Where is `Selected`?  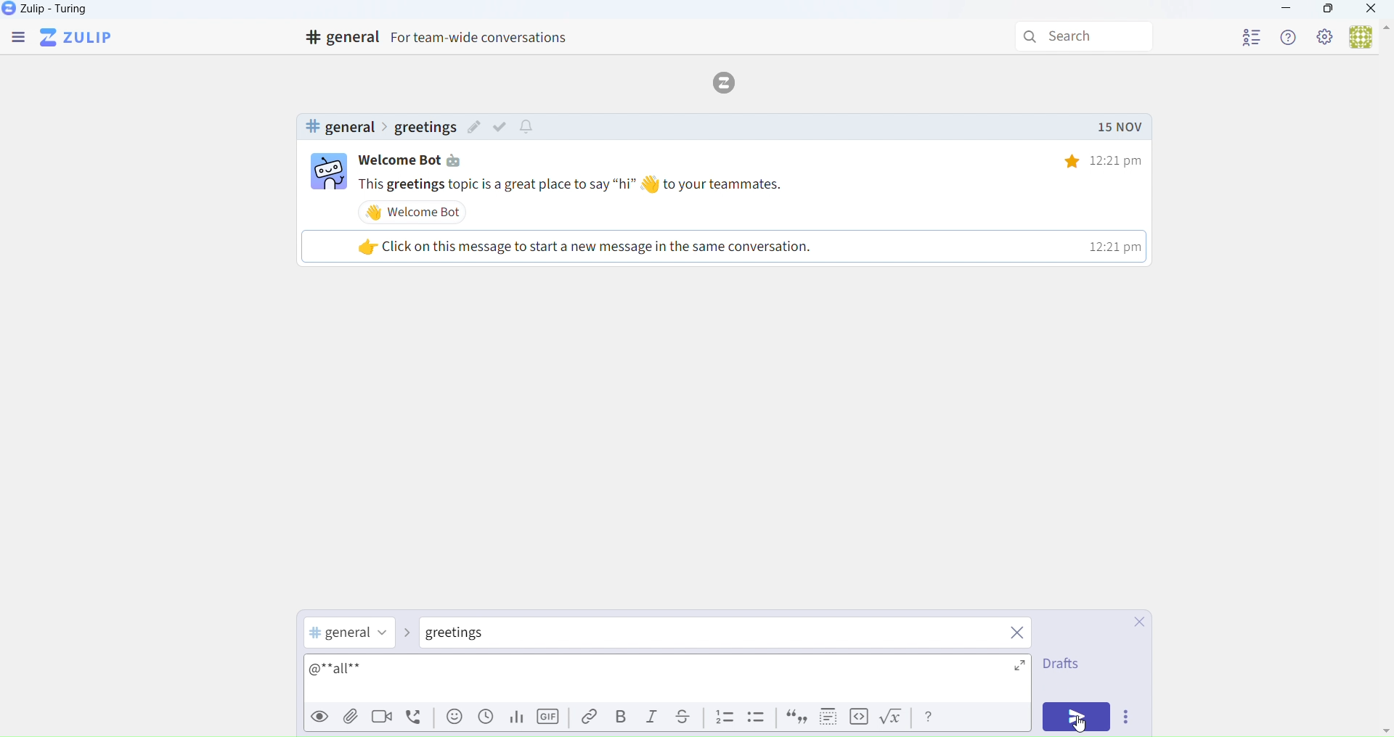
Selected is located at coordinates (338, 669).